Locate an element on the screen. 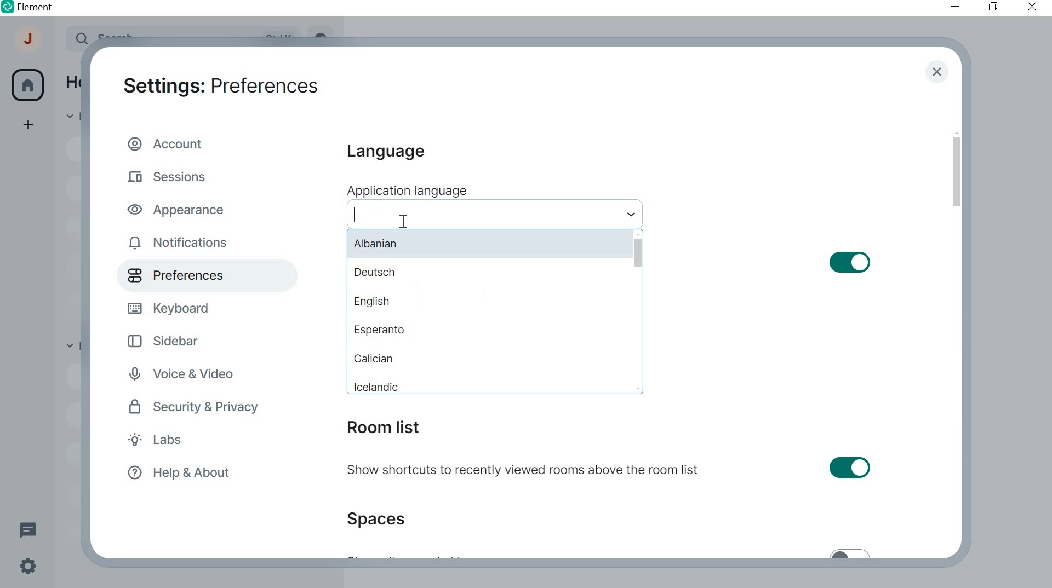 The width and height of the screenshot is (1052, 588). scrollbar is located at coordinates (638, 252).